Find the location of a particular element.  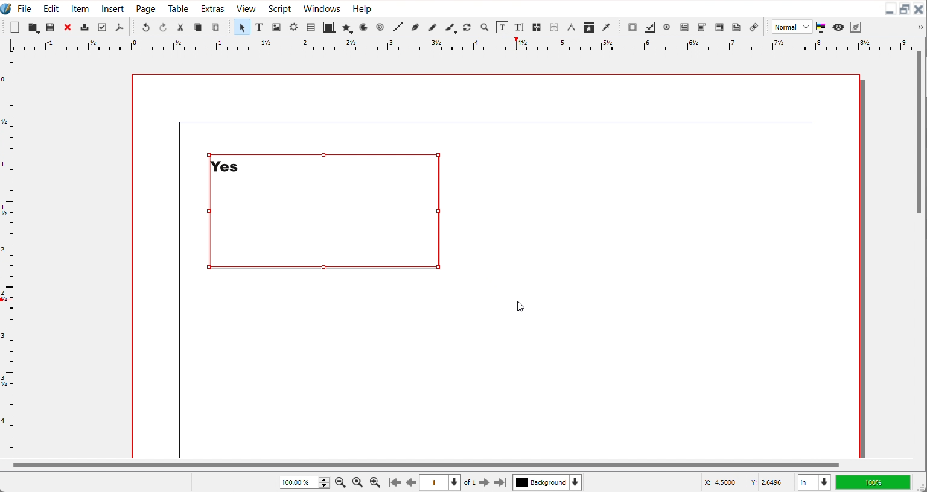

Shape is located at coordinates (330, 27).